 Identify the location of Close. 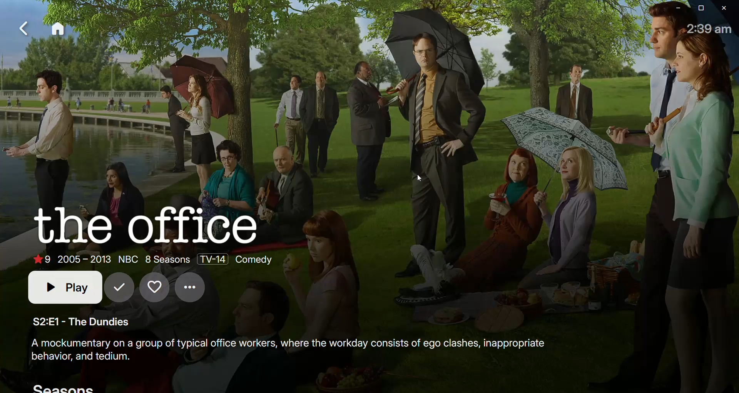
(721, 8).